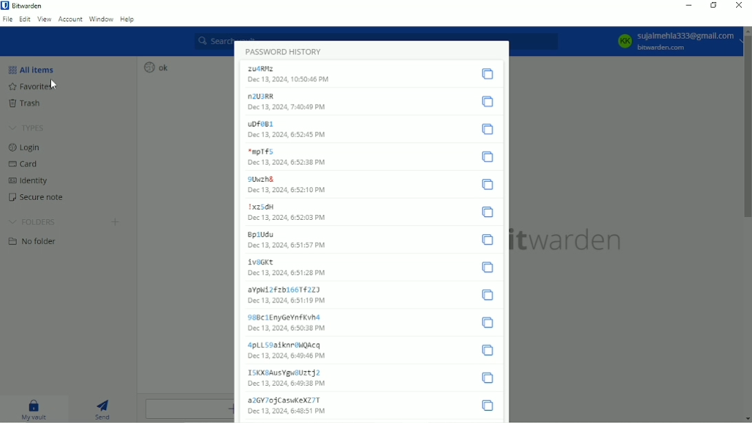 Image resolution: width=752 pixels, height=423 pixels. Describe the element at coordinates (156, 67) in the screenshot. I see `ok` at that location.